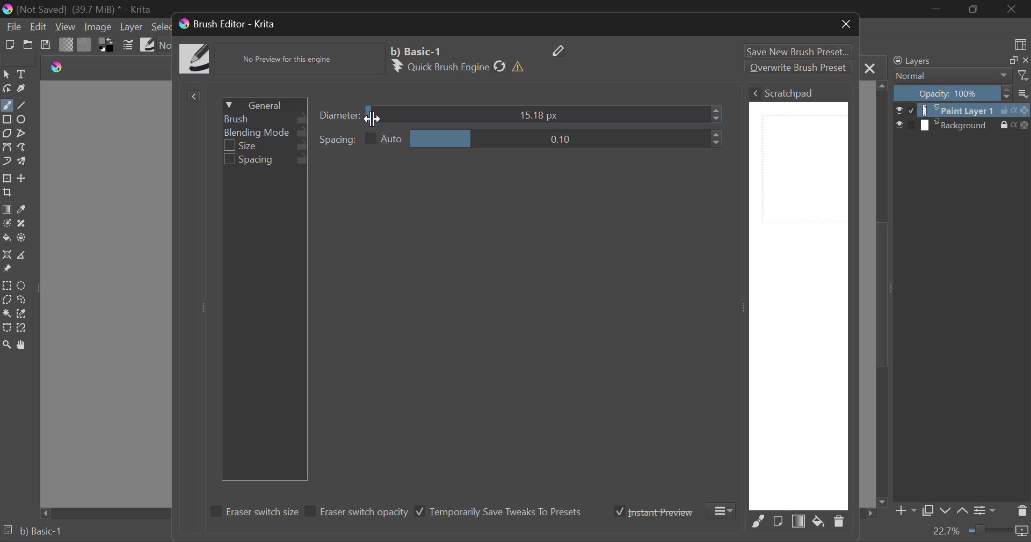  Describe the element at coordinates (974, 9) in the screenshot. I see `Minimize` at that location.